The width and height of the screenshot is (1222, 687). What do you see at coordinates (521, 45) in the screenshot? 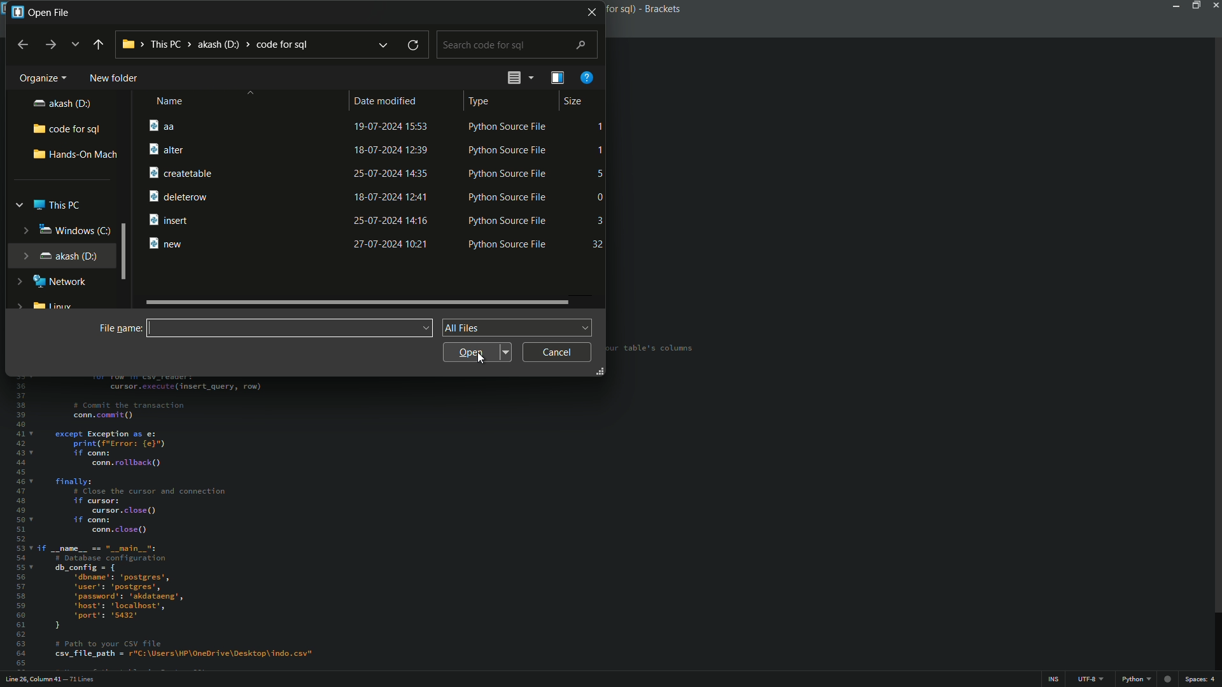
I see `search bar` at bounding box center [521, 45].